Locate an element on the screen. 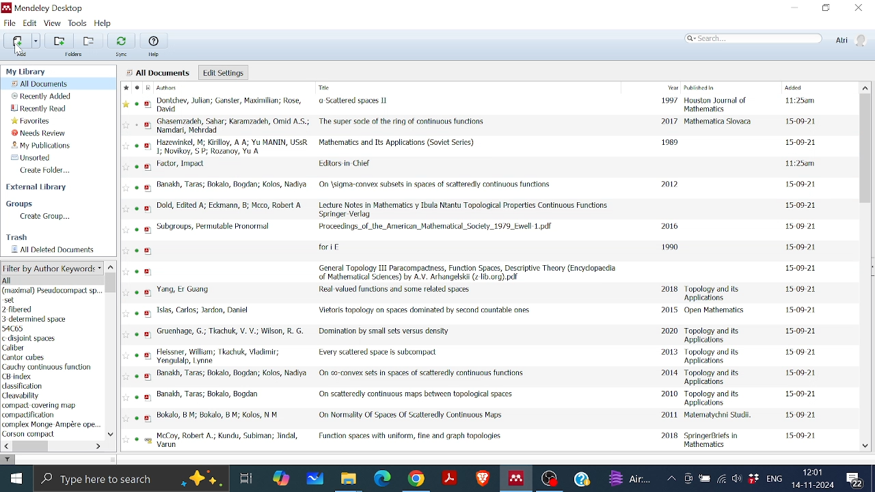 The width and height of the screenshot is (875, 492). pdf is located at coordinates (150, 251).